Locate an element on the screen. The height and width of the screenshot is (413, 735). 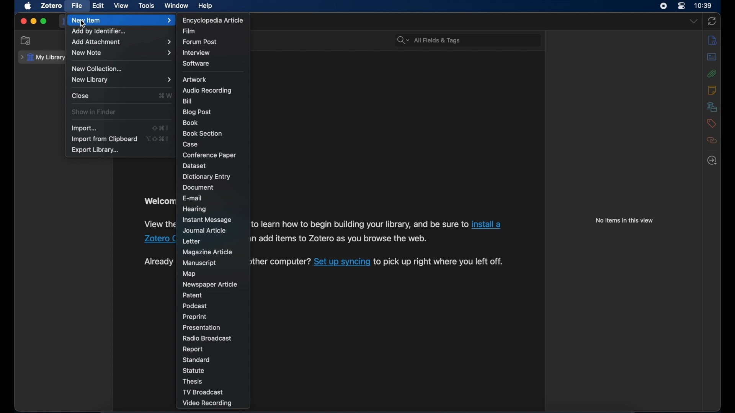
maximize is located at coordinates (44, 21).